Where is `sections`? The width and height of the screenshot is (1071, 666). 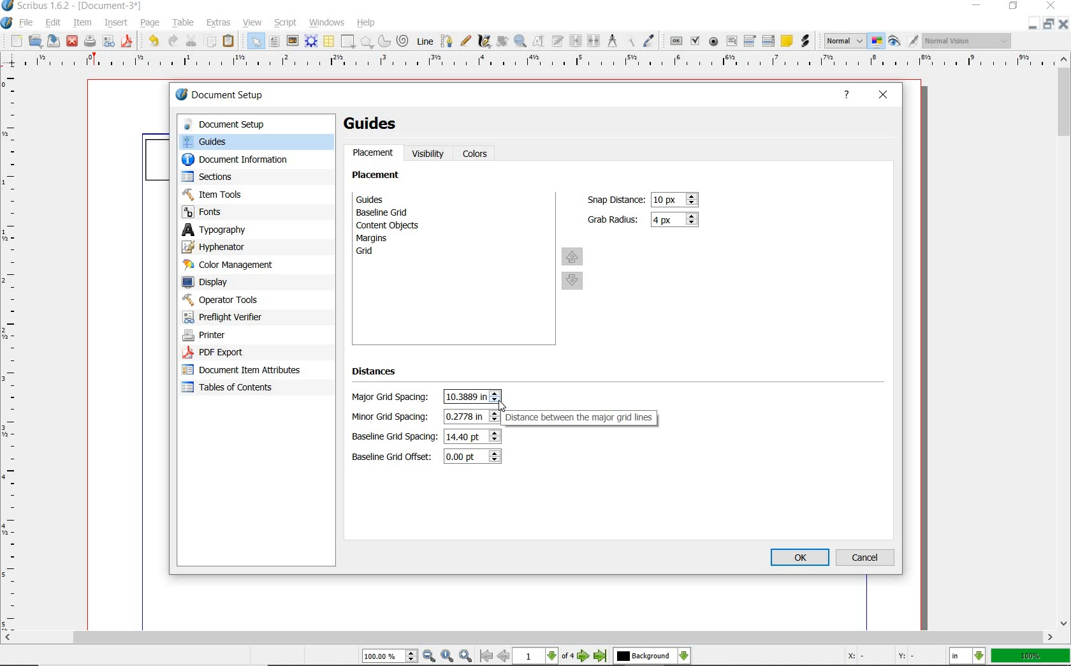 sections is located at coordinates (247, 178).